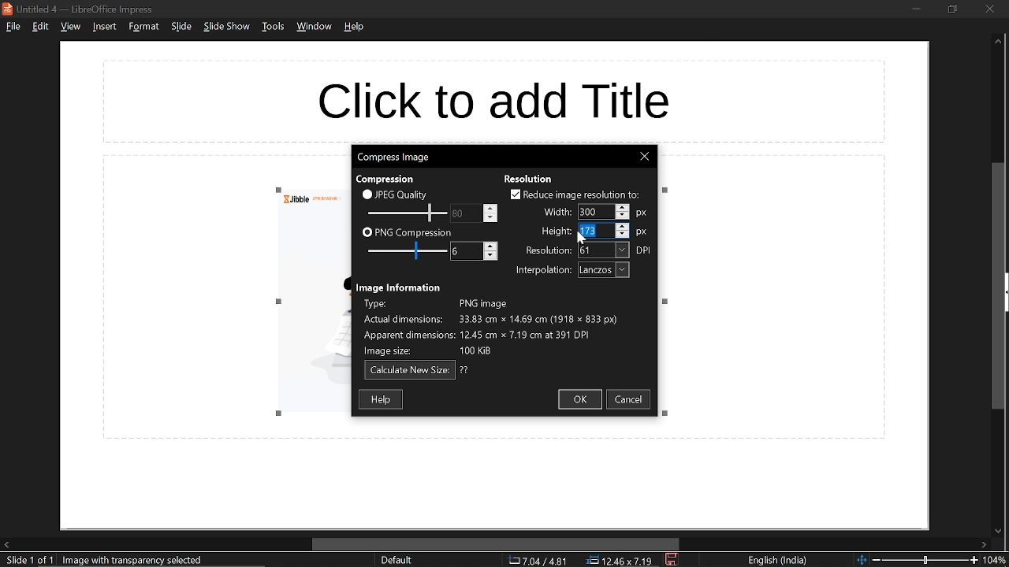  Describe the element at coordinates (355, 30) in the screenshot. I see `help` at that location.